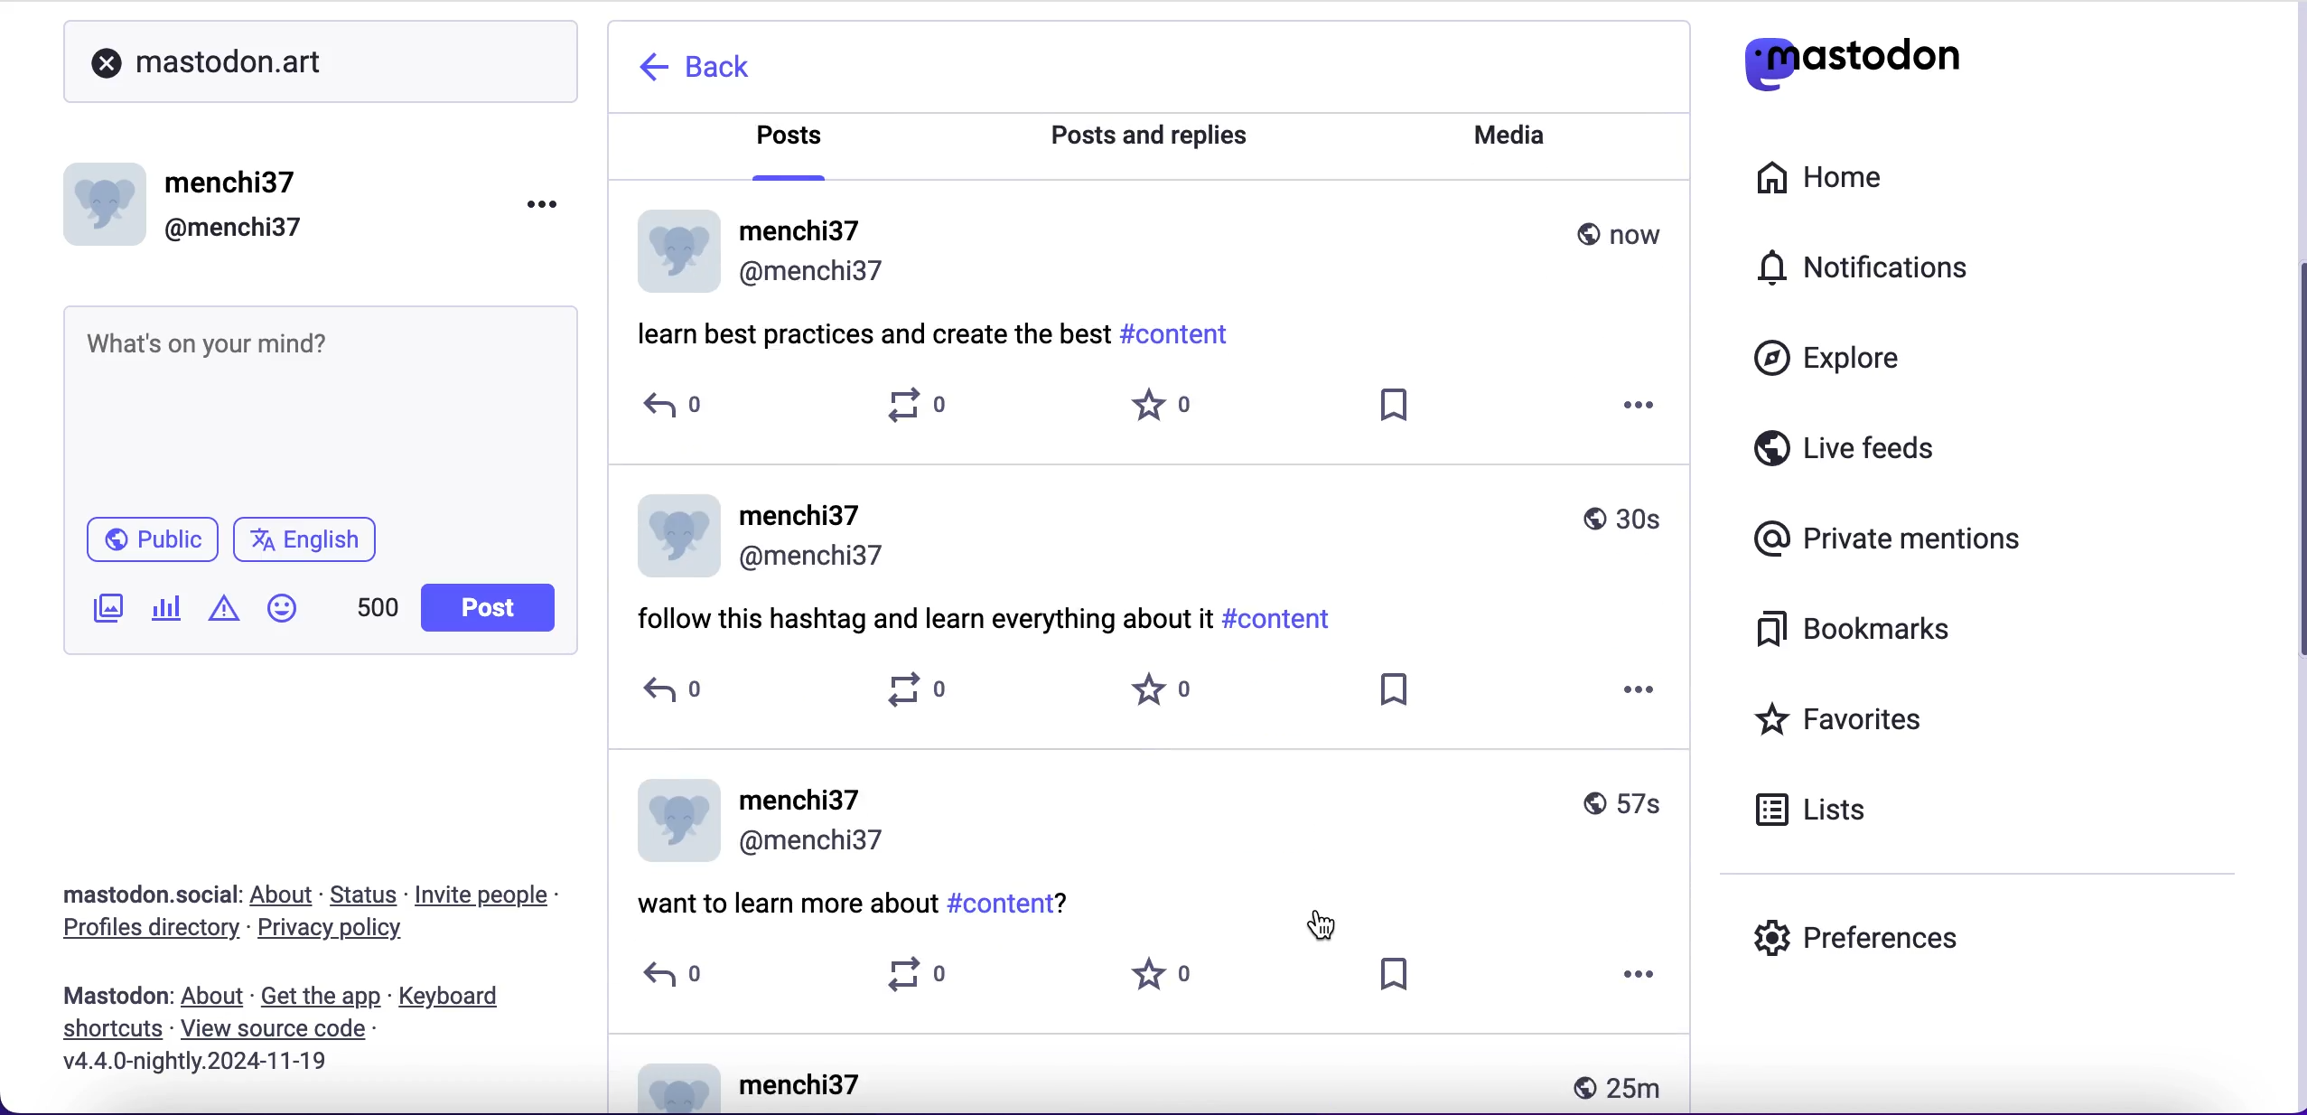 This screenshot has height=1115, width=2307. I want to click on 0 replies, so click(677, 978).